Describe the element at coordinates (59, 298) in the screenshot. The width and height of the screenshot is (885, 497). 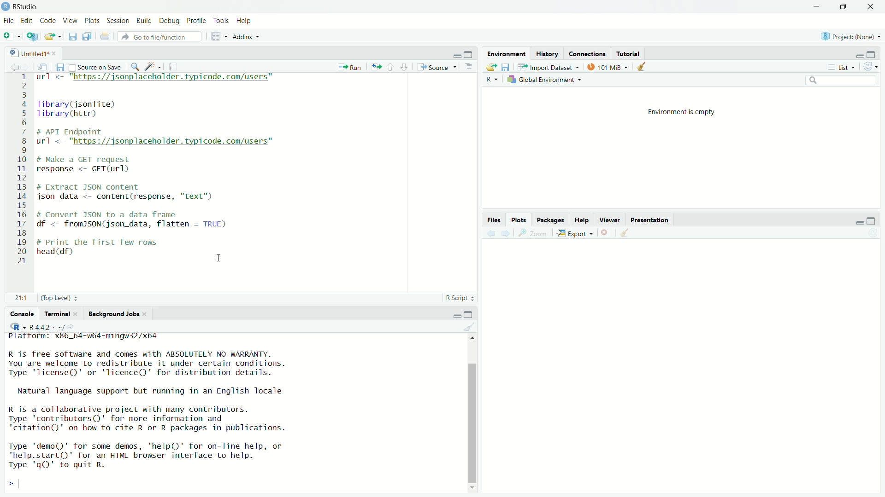
I see `(Top Level) ` at that location.